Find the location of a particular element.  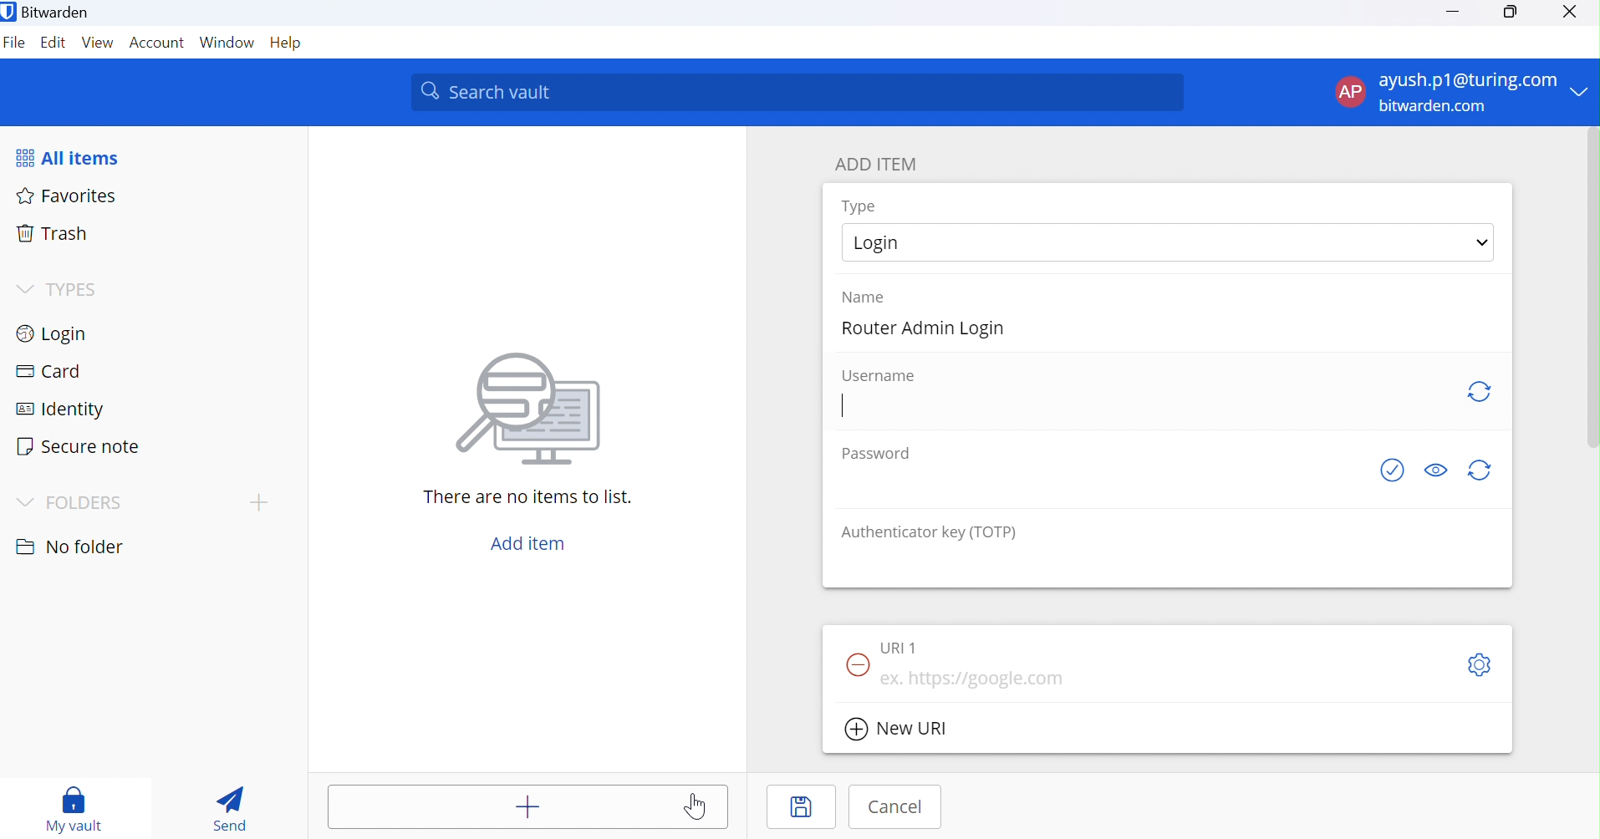

add topic is located at coordinates (259, 501).